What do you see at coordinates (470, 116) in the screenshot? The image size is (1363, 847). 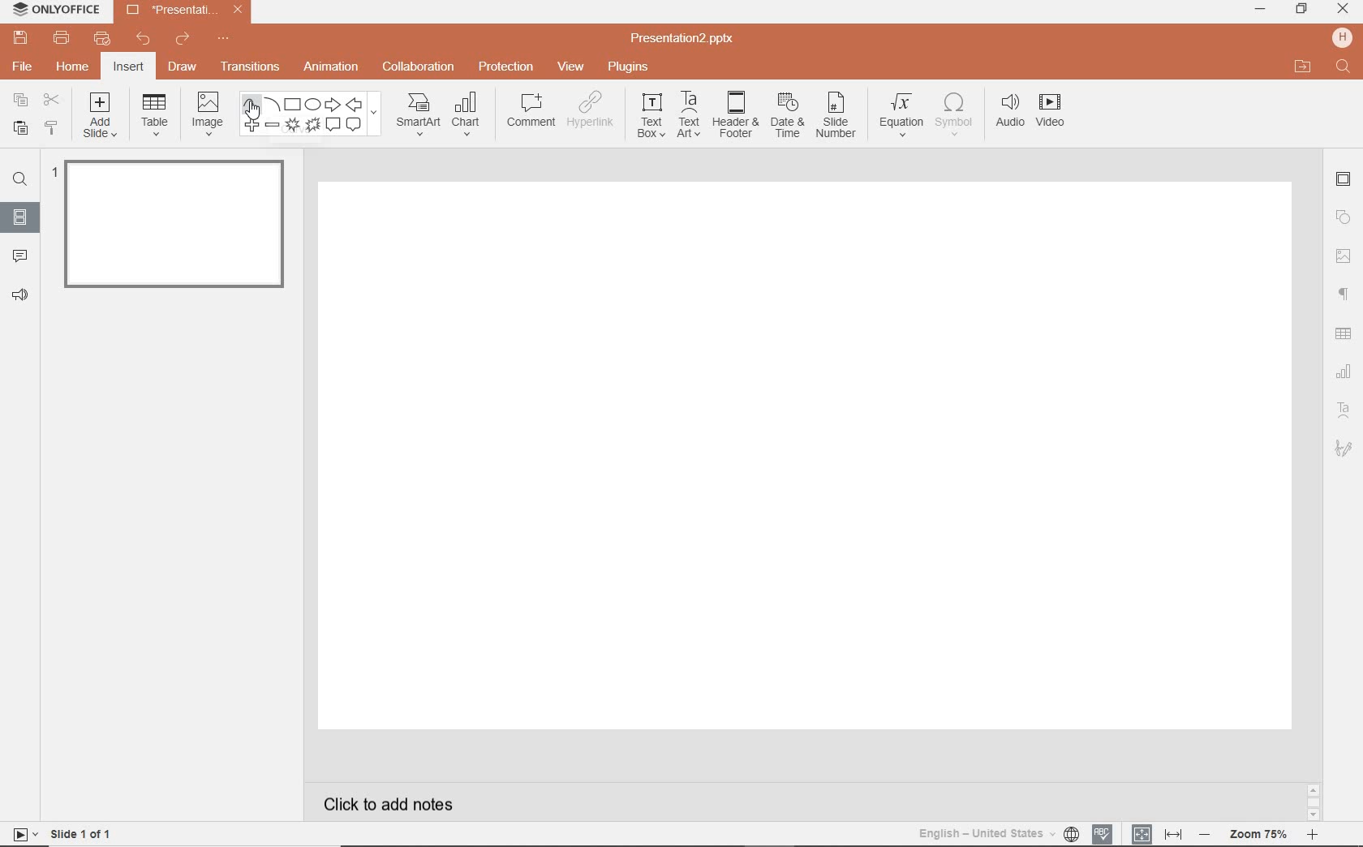 I see `CHART` at bounding box center [470, 116].